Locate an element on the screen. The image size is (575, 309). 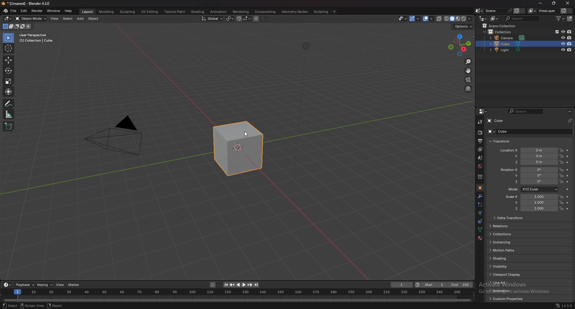
search is located at coordinates (525, 111).